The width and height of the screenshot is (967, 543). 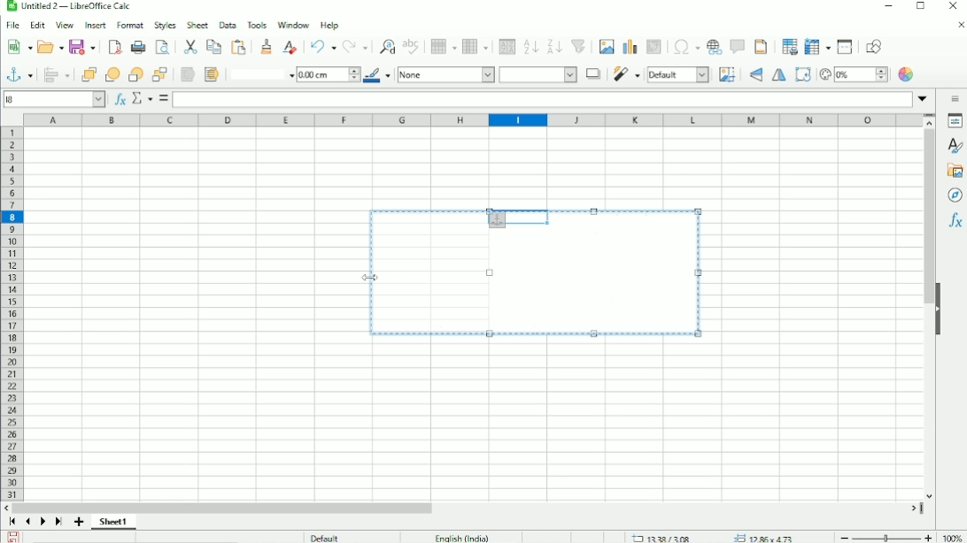 I want to click on Flip horizontally, so click(x=779, y=76).